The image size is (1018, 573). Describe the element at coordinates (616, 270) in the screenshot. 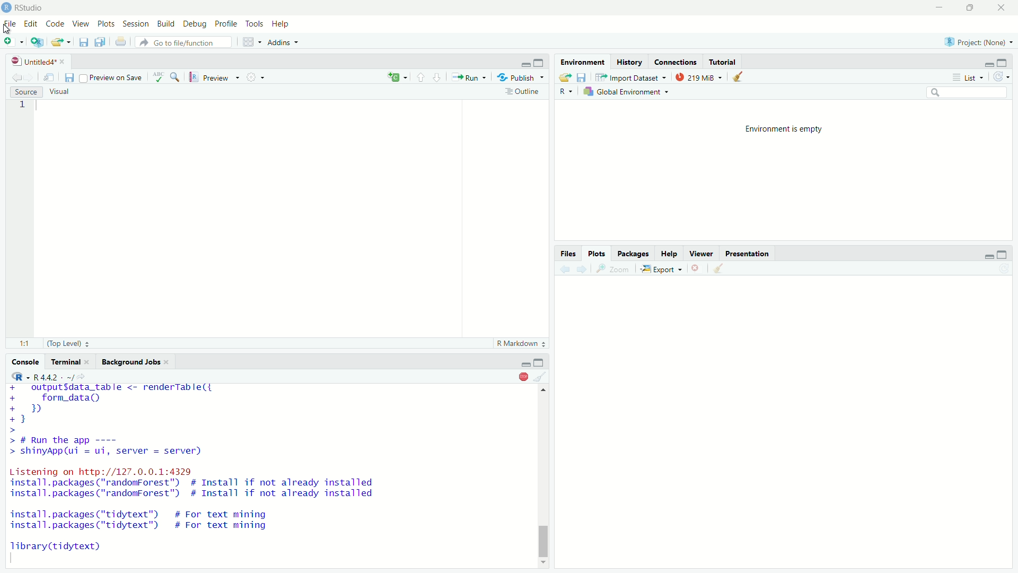

I see `Zoom` at that location.